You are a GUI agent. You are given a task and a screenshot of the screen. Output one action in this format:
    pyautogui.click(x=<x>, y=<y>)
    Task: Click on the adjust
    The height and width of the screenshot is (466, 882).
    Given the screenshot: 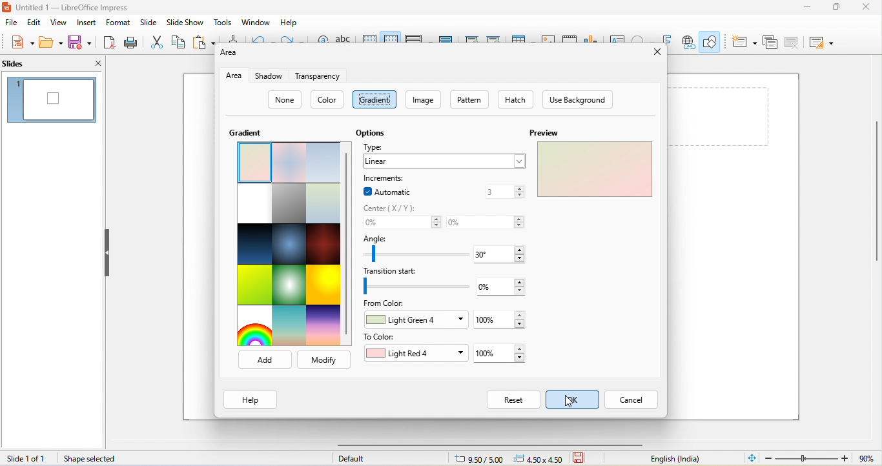 What is the action you would take?
    pyautogui.click(x=520, y=352)
    